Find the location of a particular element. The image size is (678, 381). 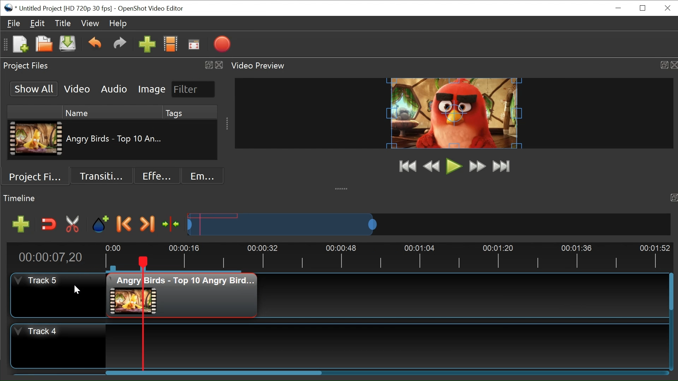

Preview is located at coordinates (432, 166).